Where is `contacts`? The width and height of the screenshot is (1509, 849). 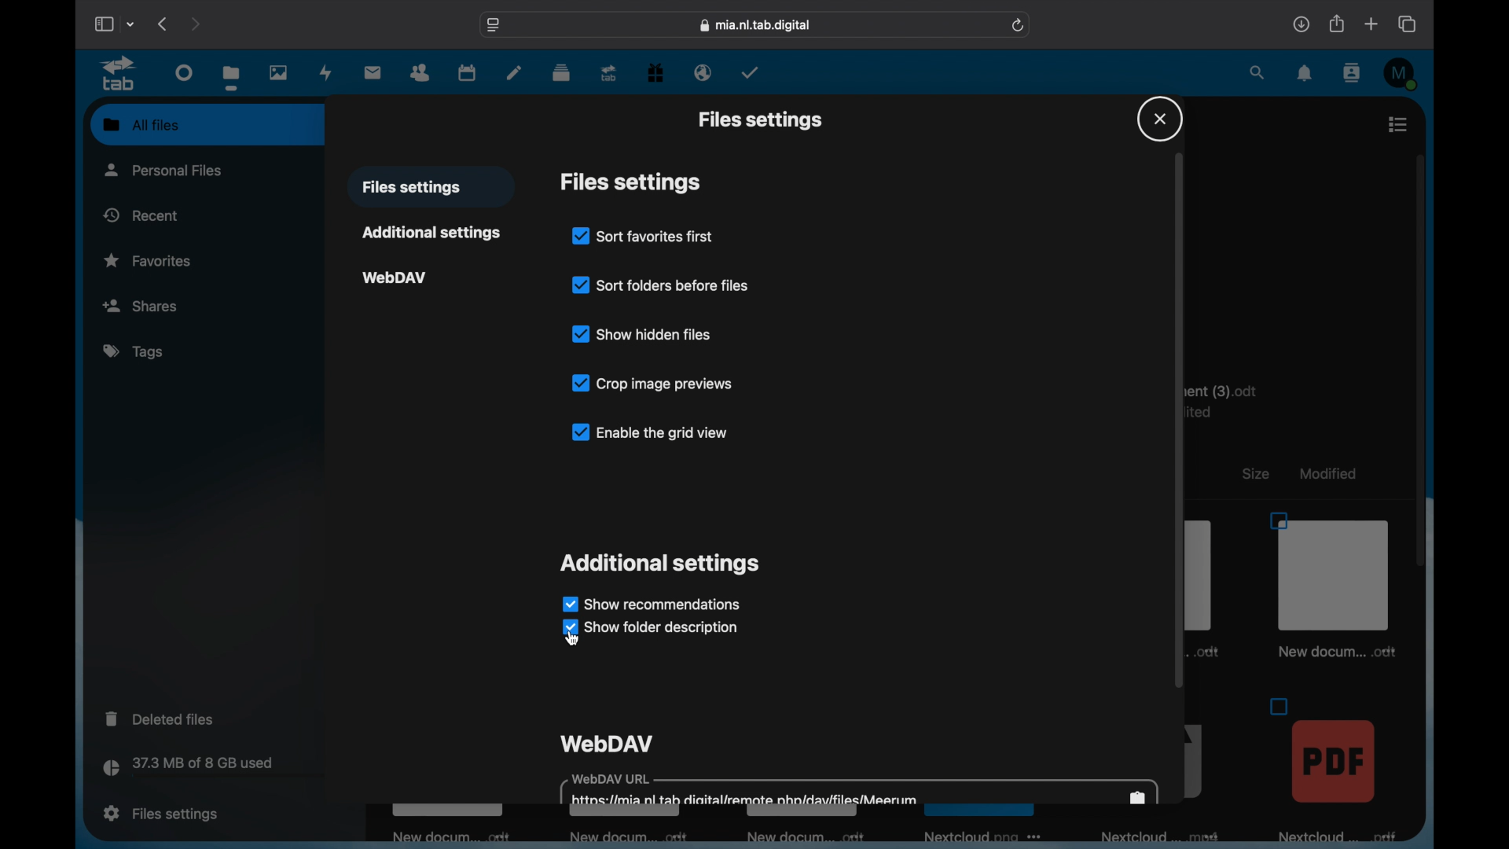 contacts is located at coordinates (420, 73).